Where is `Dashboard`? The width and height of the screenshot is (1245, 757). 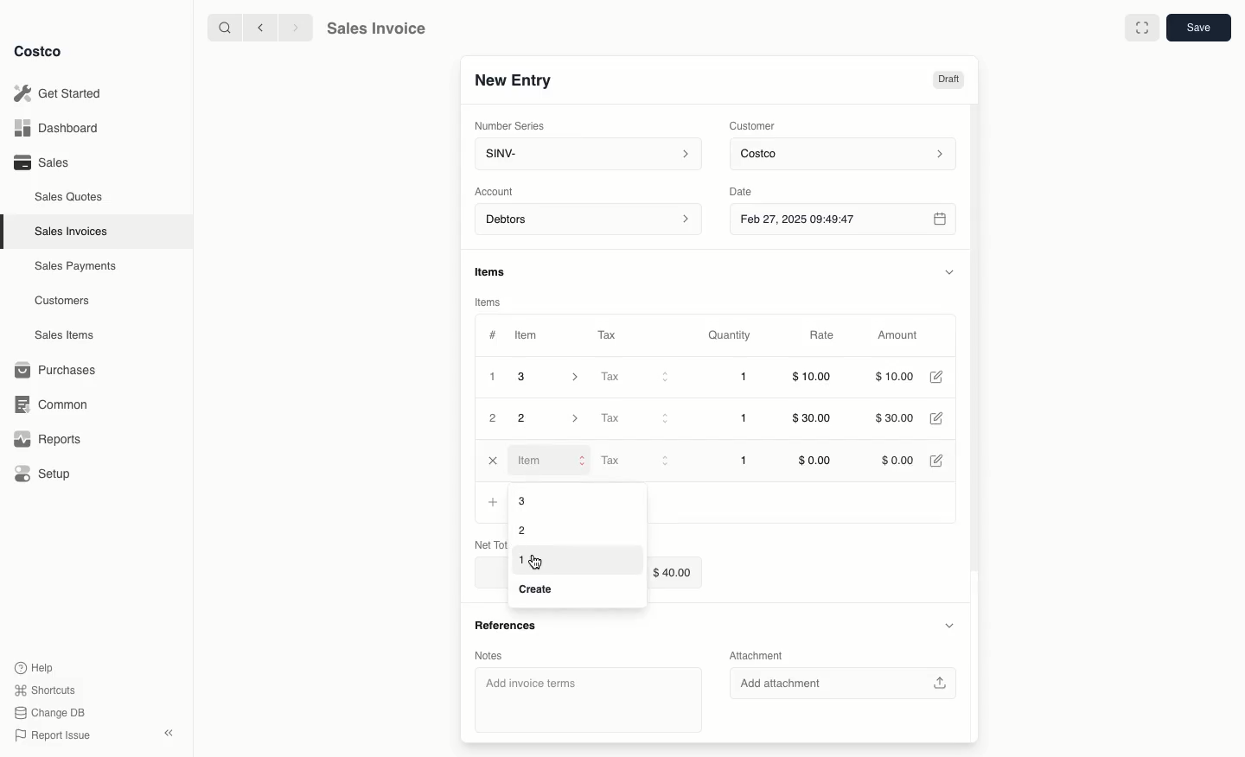
Dashboard is located at coordinates (61, 129).